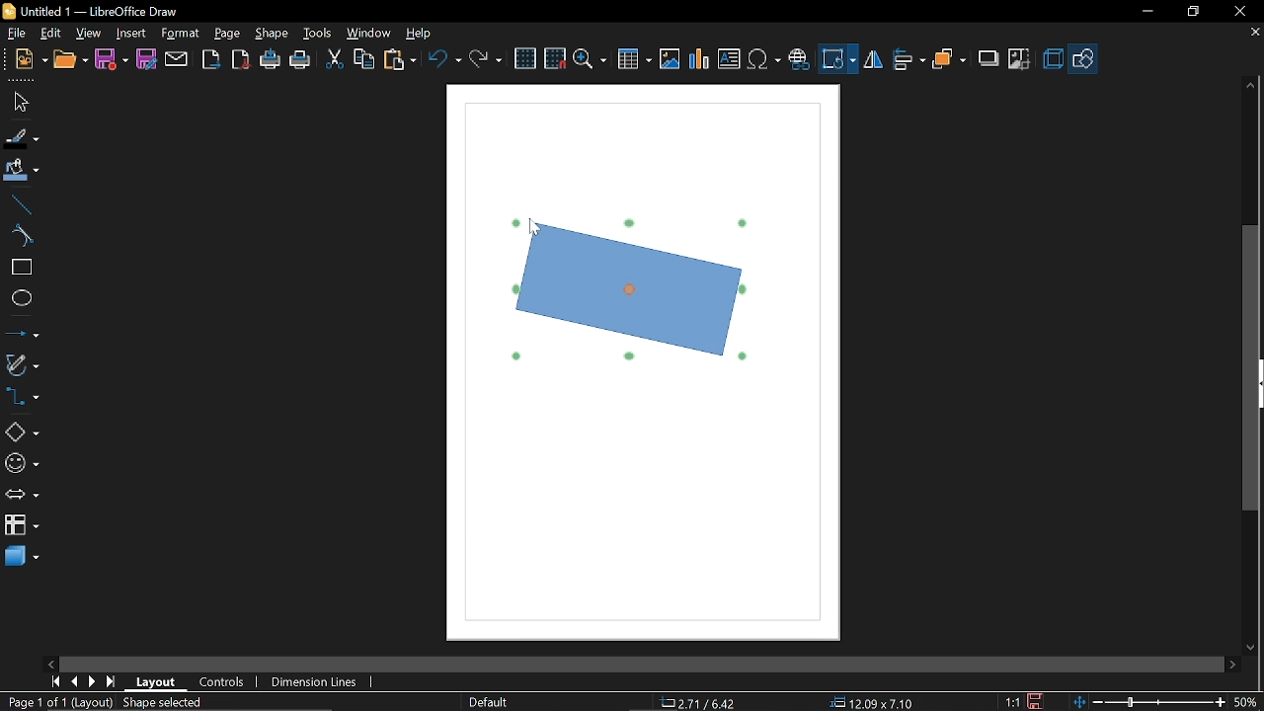 Image resolution: width=1264 pixels, height=711 pixels. What do you see at coordinates (1020, 57) in the screenshot?
I see `crop` at bounding box center [1020, 57].